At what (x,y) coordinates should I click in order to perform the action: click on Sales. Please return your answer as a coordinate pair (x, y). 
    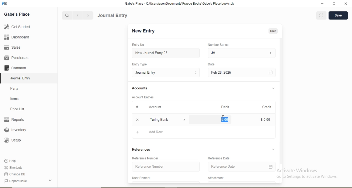
    Looking at the image, I should click on (12, 47).